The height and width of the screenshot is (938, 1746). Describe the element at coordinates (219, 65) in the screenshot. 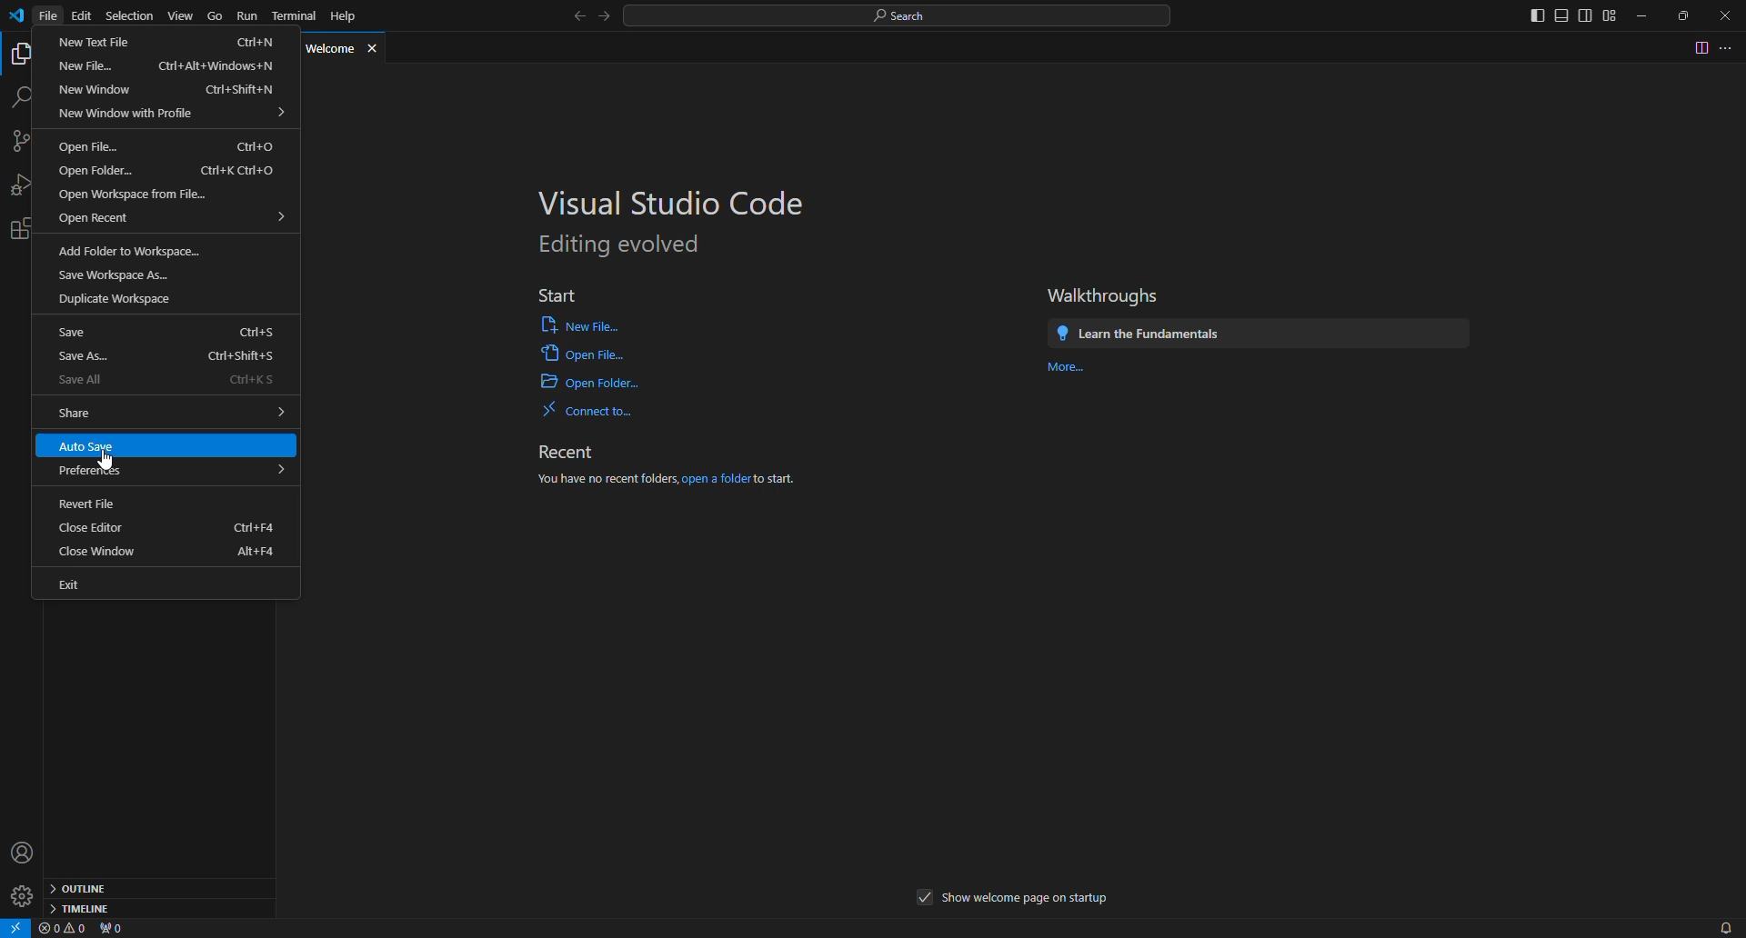

I see `ctrl+alt+windows+n` at that location.